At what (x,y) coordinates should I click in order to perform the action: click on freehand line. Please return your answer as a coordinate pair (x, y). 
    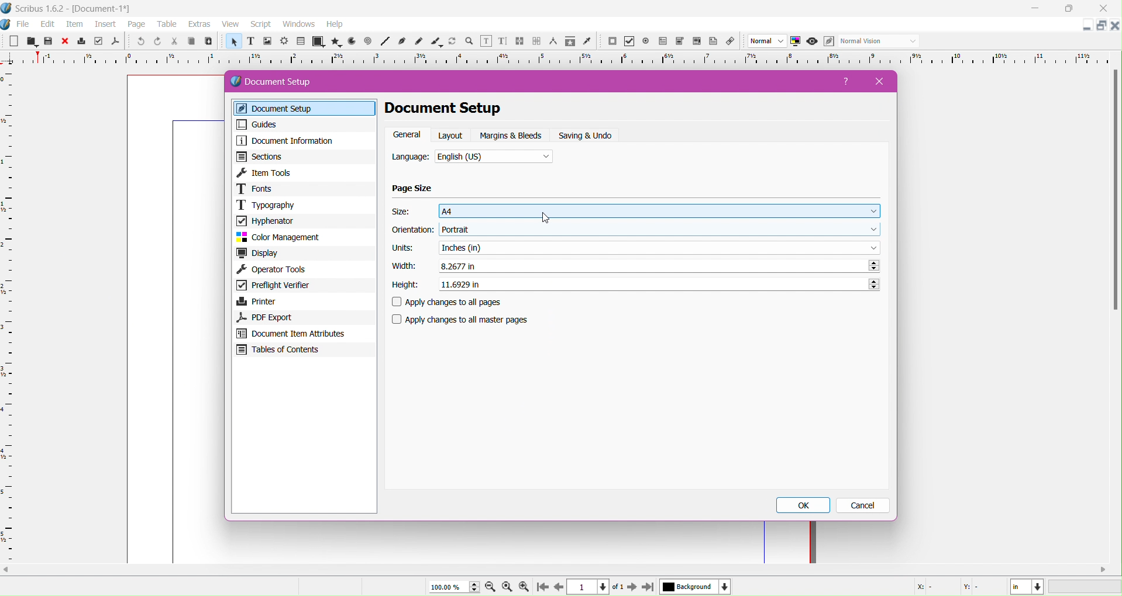
    Looking at the image, I should click on (420, 42).